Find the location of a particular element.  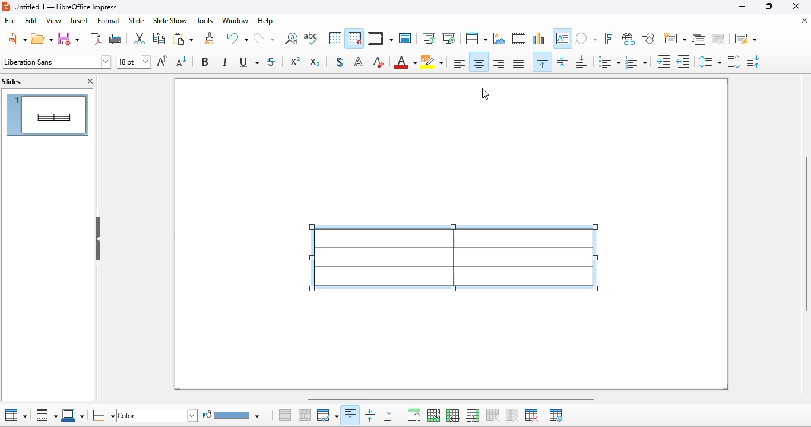

insert text box is located at coordinates (563, 39).